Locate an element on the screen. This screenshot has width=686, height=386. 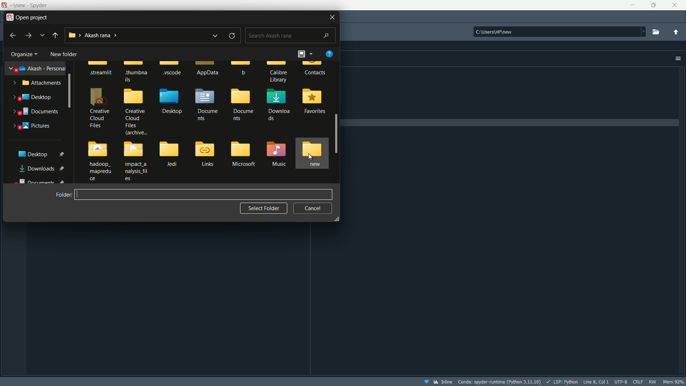
browse directory is located at coordinates (657, 32).